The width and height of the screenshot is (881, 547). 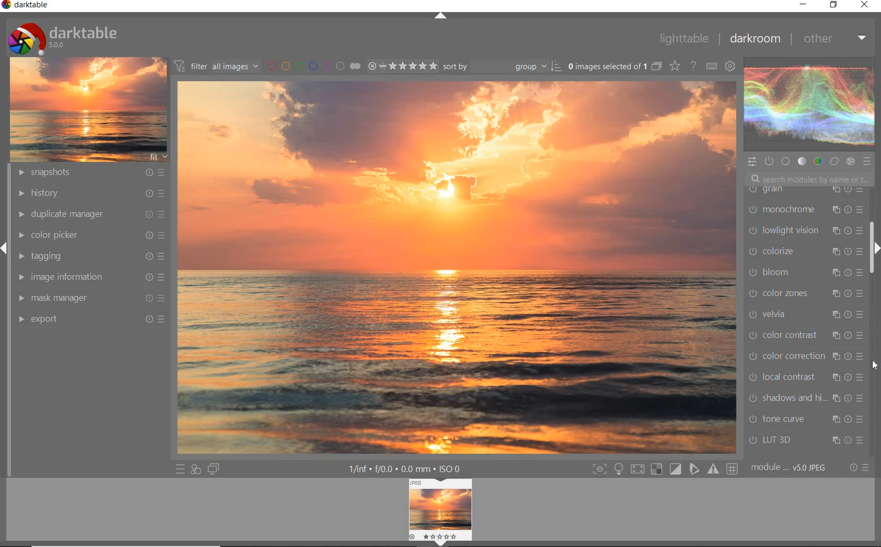 I want to click on monochrome, so click(x=804, y=211).